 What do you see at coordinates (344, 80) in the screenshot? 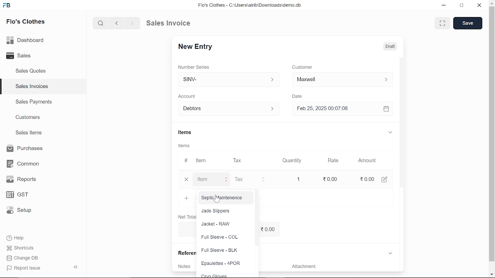
I see `Insert Customer` at bounding box center [344, 80].